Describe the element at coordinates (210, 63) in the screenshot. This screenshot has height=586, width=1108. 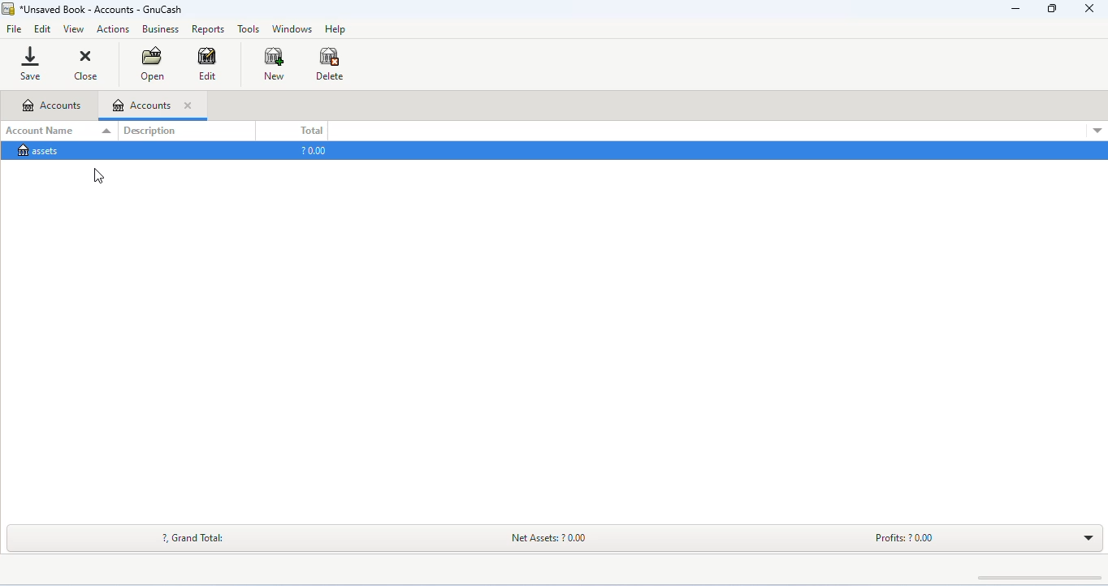
I see `edit` at that location.